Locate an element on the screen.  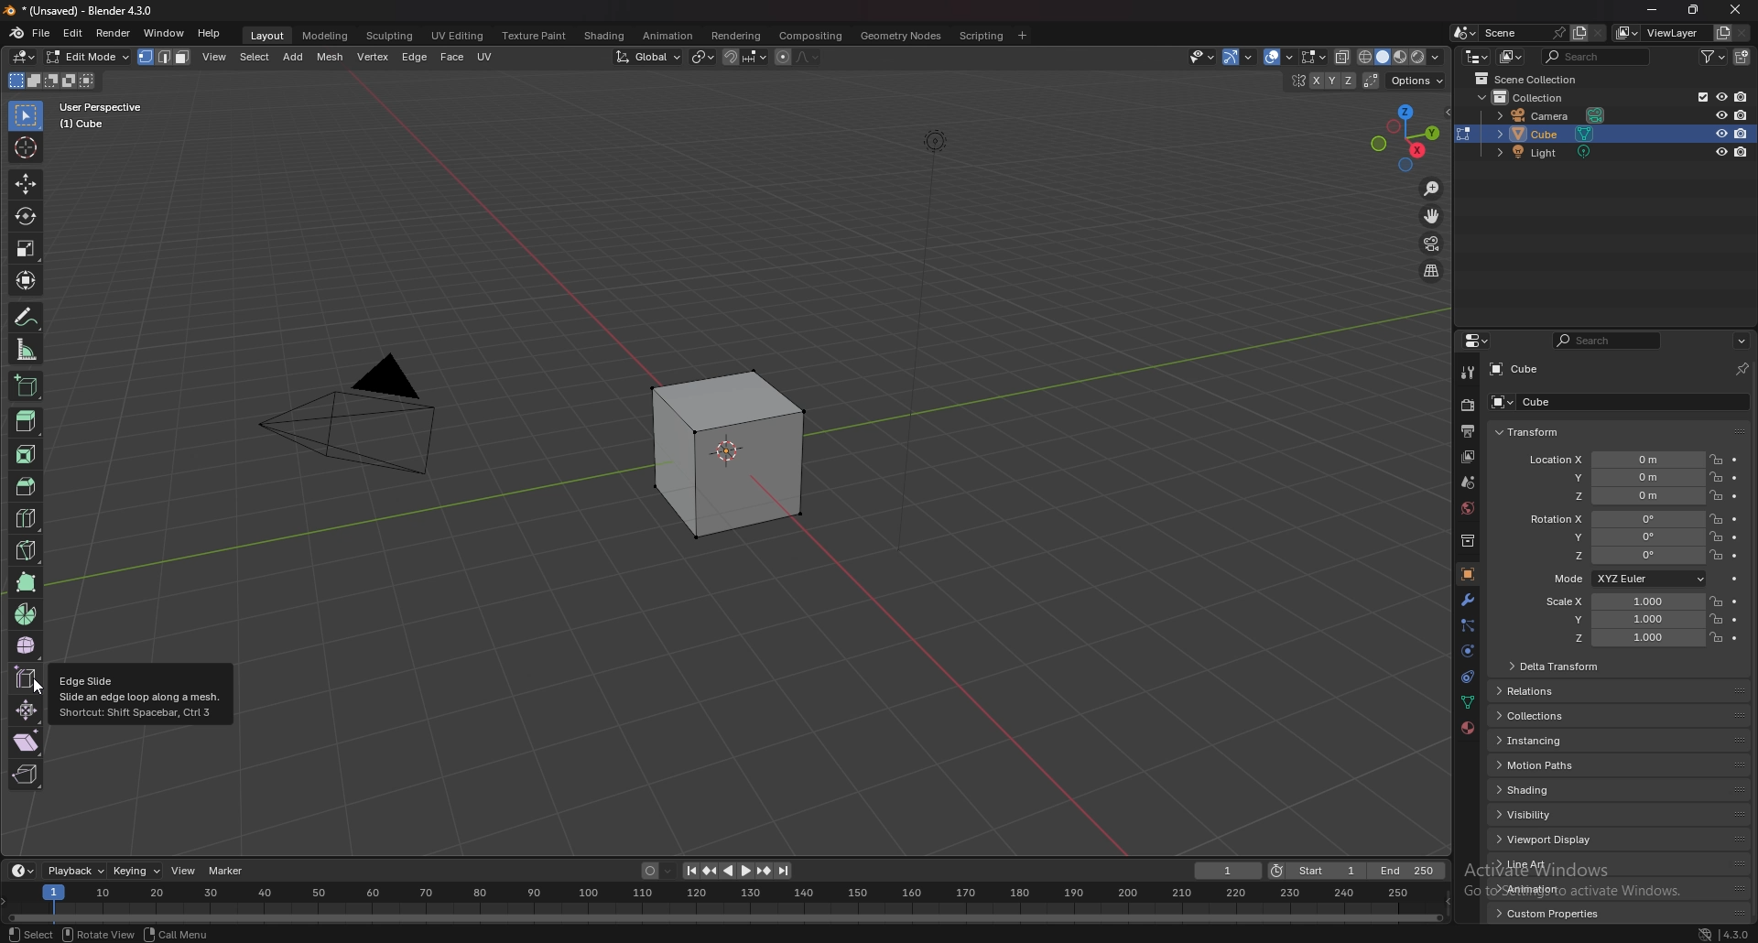
view layer is located at coordinates (1466, 457).